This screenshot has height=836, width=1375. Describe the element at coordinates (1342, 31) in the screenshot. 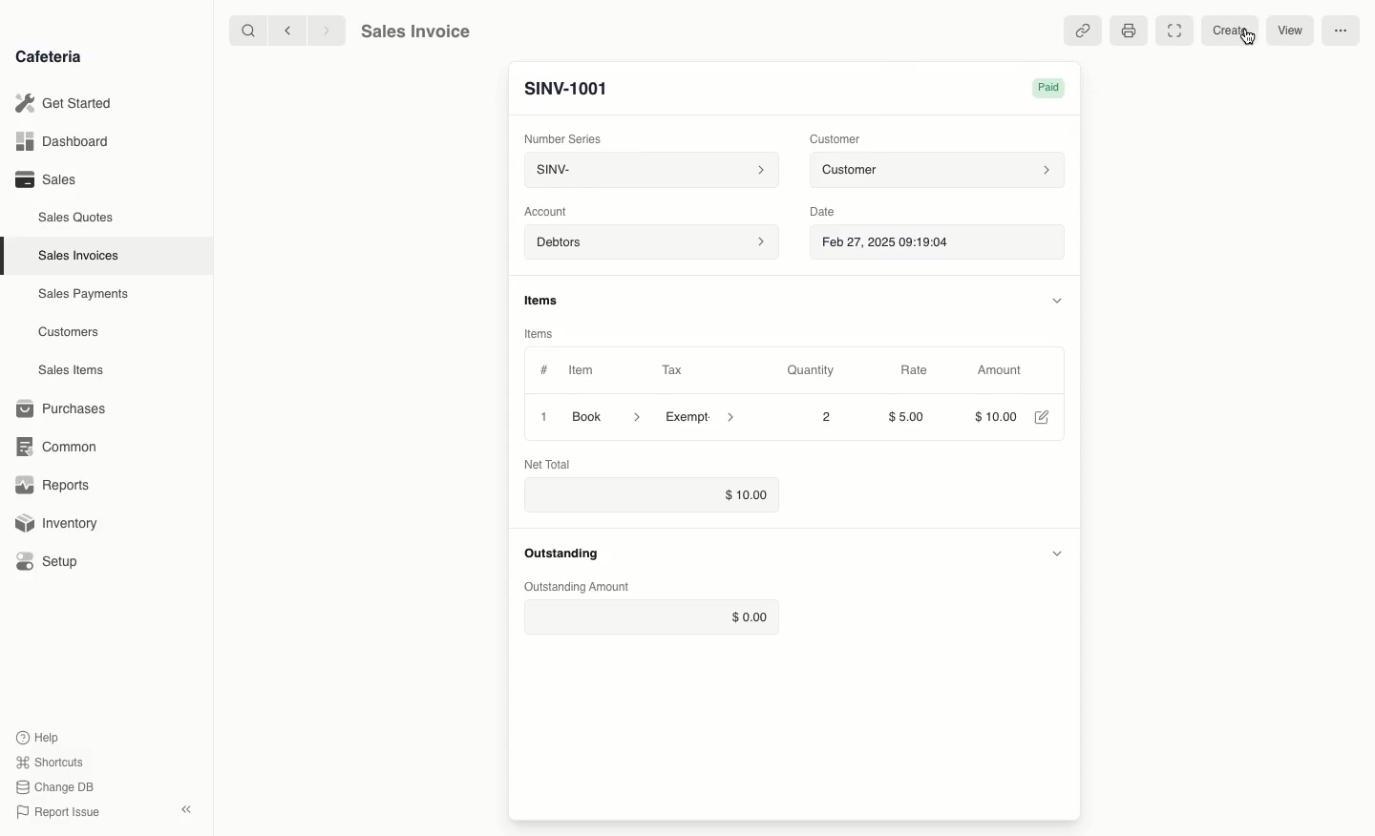

I see `more options` at that location.